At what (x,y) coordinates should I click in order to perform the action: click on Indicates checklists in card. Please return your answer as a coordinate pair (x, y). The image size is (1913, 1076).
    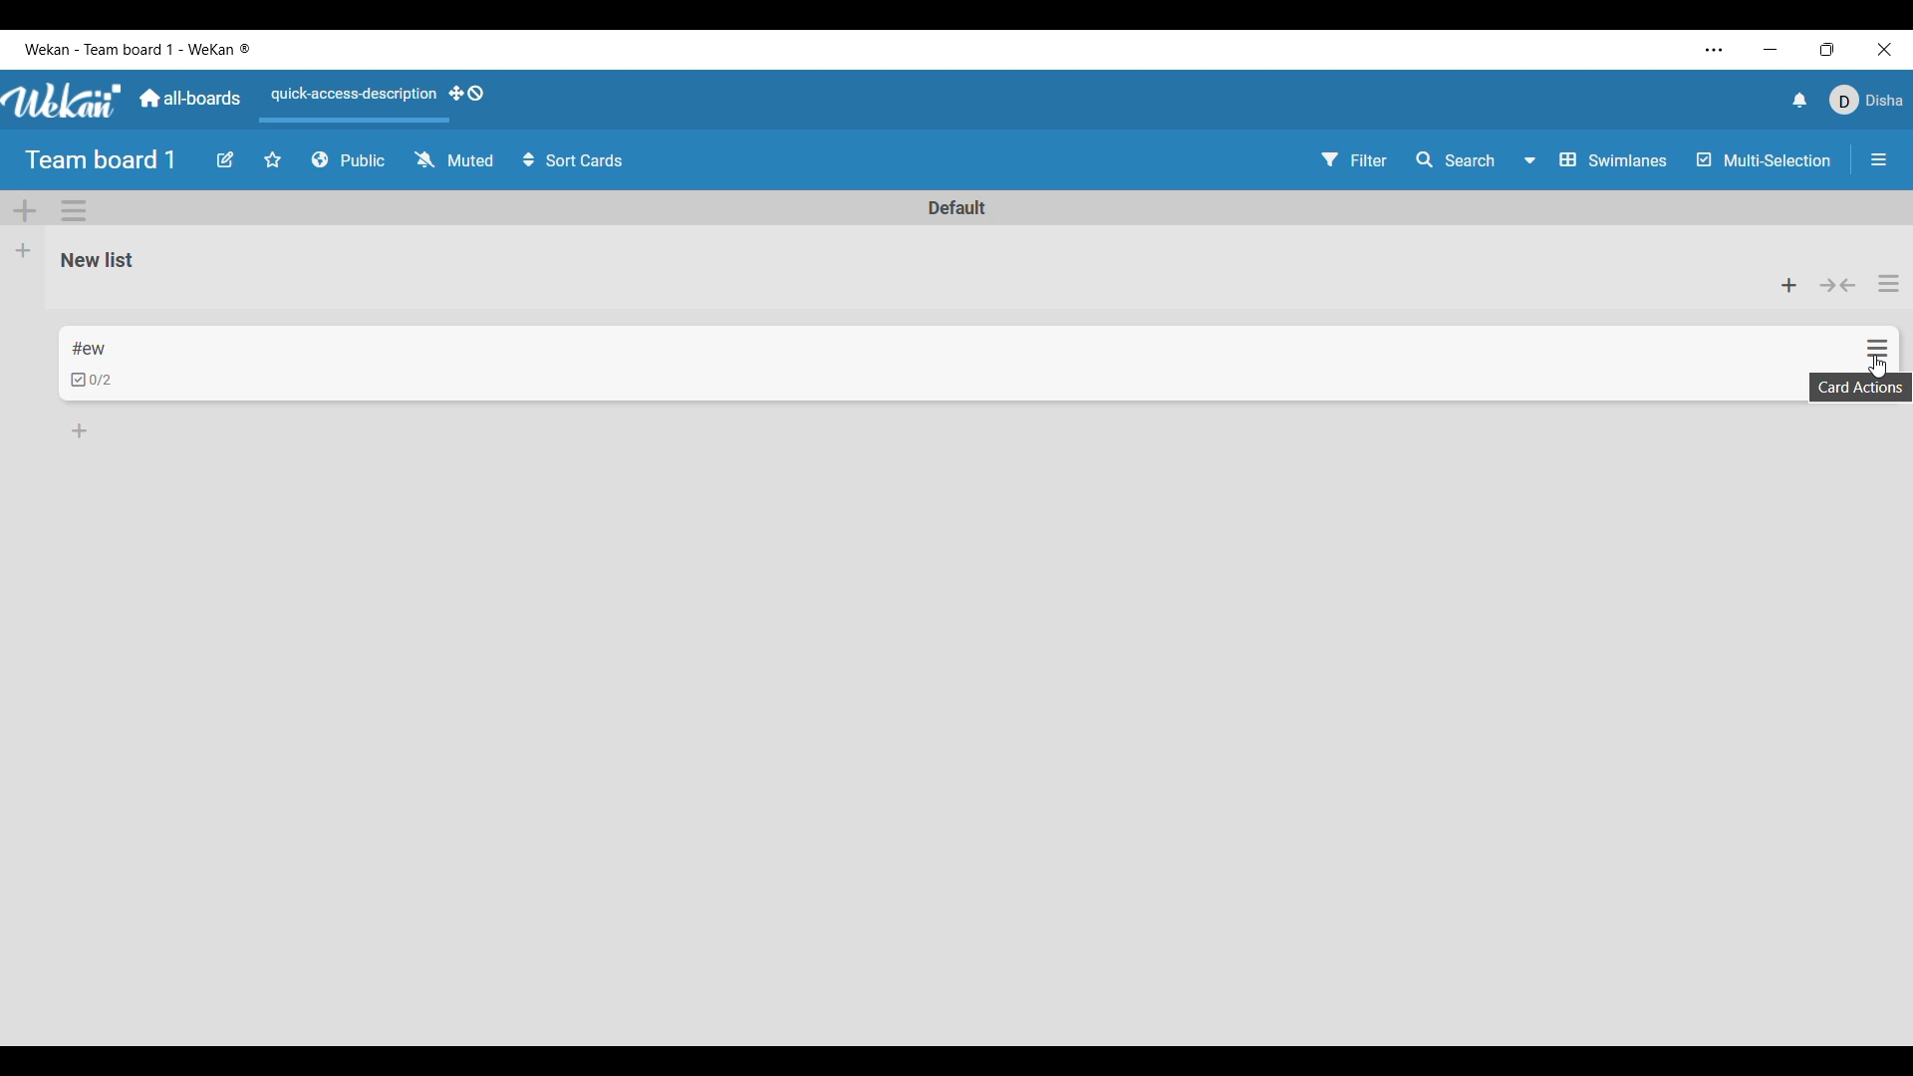
    Looking at the image, I should click on (92, 380).